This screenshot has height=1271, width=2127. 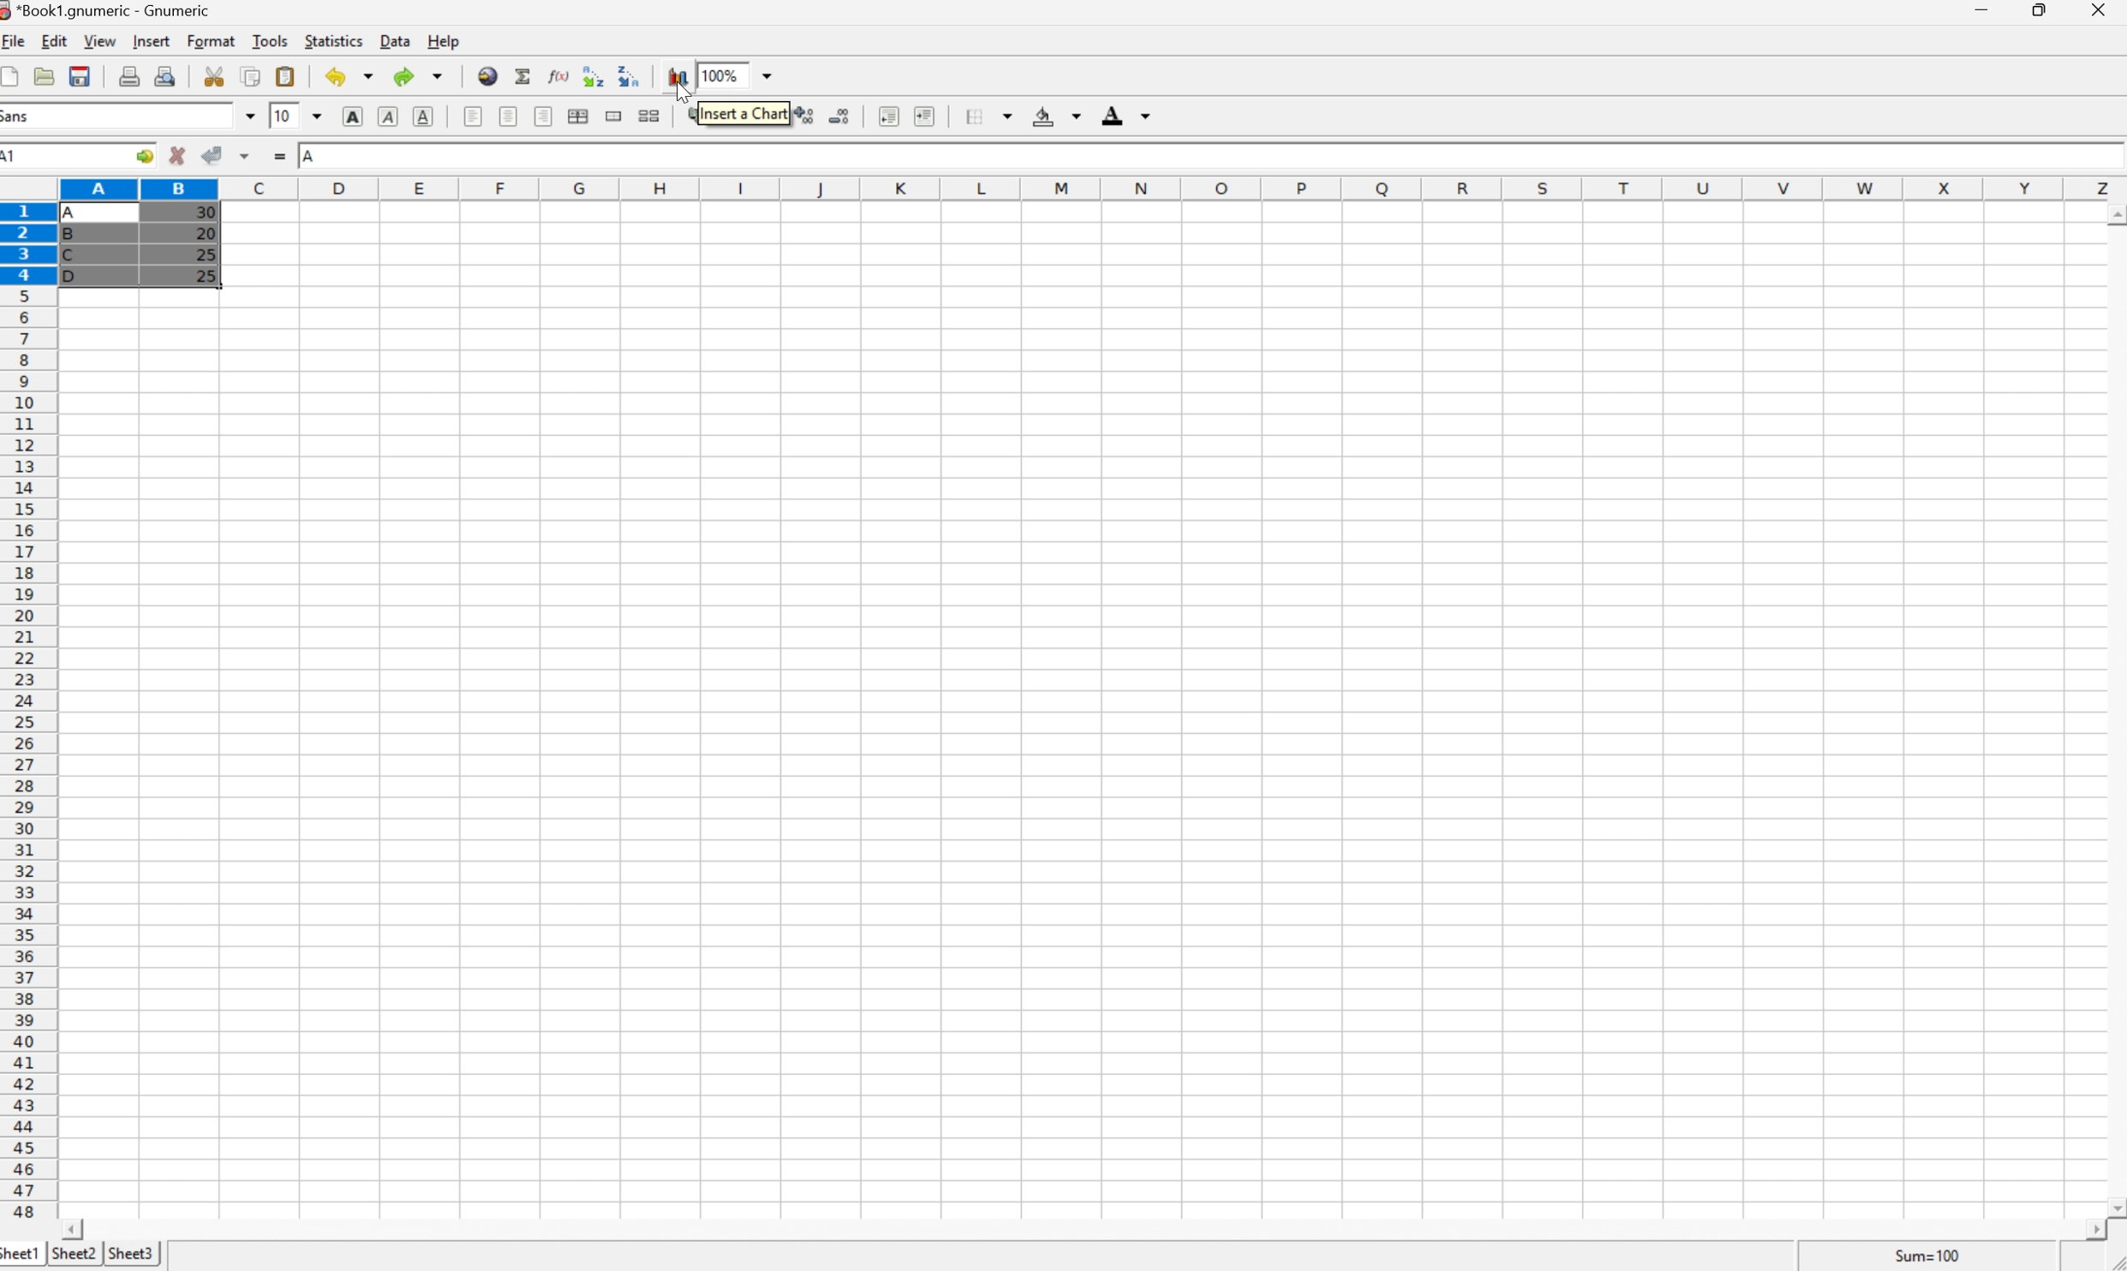 I want to click on Scroll Down, so click(x=2113, y=1206).